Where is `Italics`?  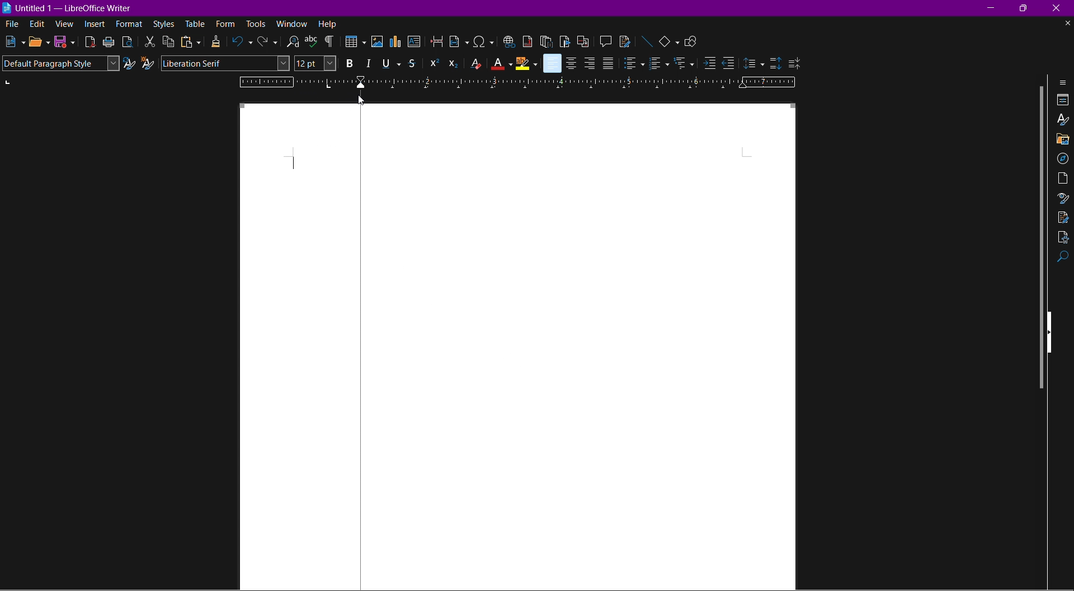
Italics is located at coordinates (368, 63).